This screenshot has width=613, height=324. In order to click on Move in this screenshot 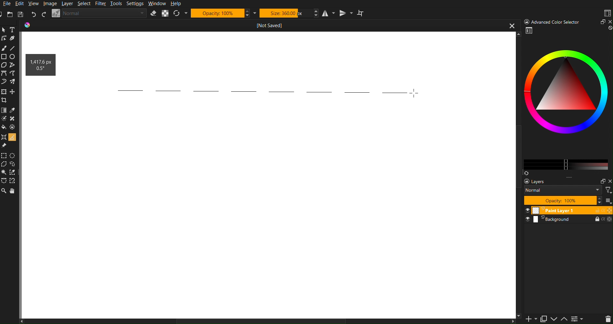, I will do `click(14, 91)`.